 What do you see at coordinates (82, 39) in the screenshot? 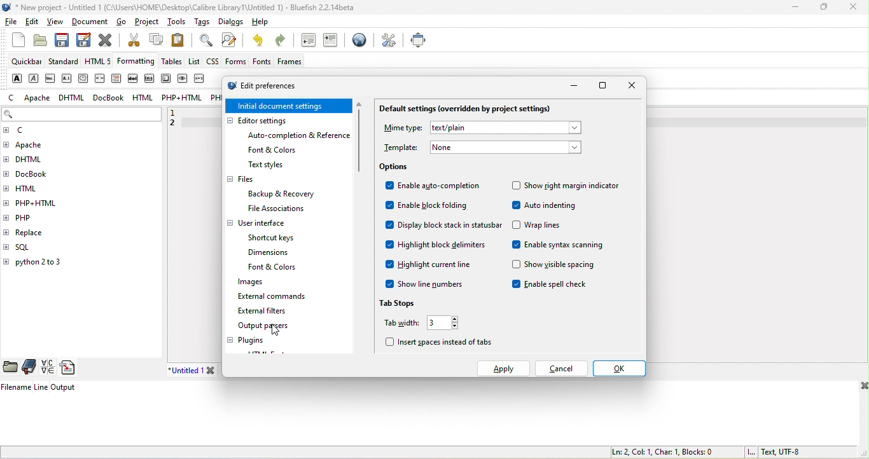
I see `save as` at bounding box center [82, 39].